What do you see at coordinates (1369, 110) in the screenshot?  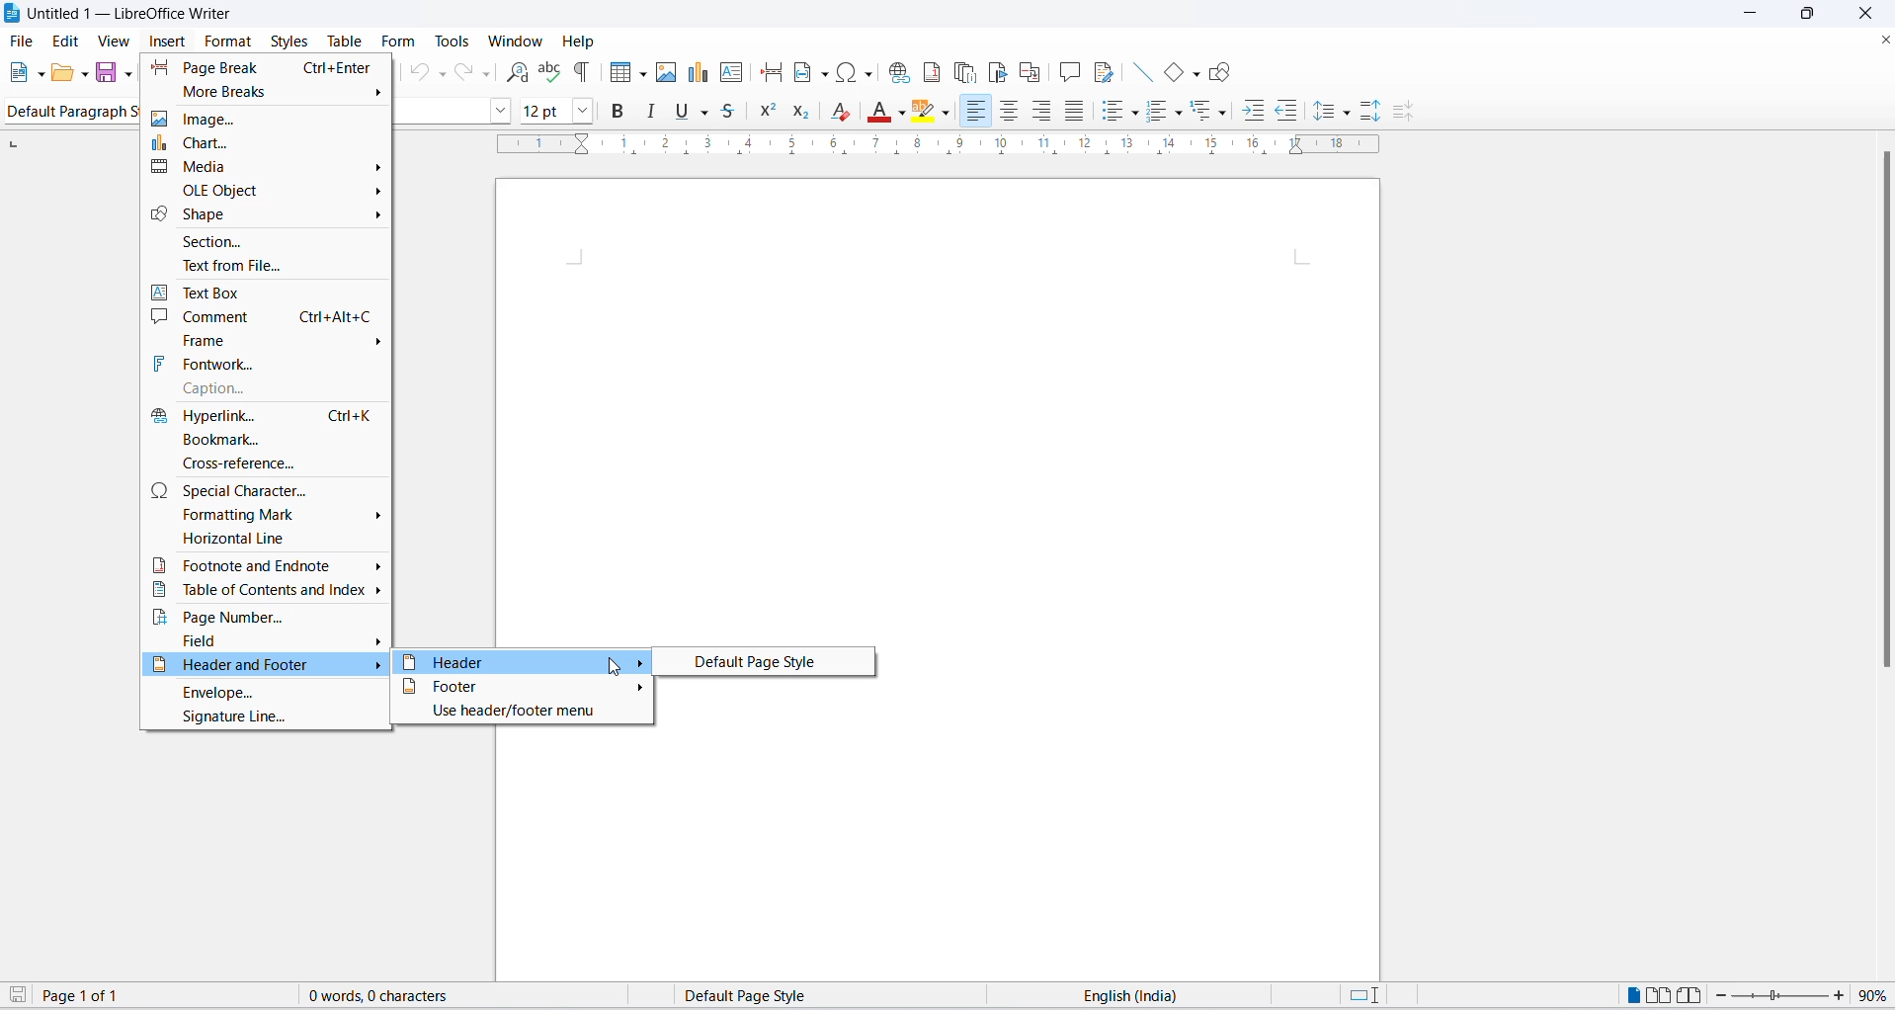 I see `increase paragraph spacing` at bounding box center [1369, 110].